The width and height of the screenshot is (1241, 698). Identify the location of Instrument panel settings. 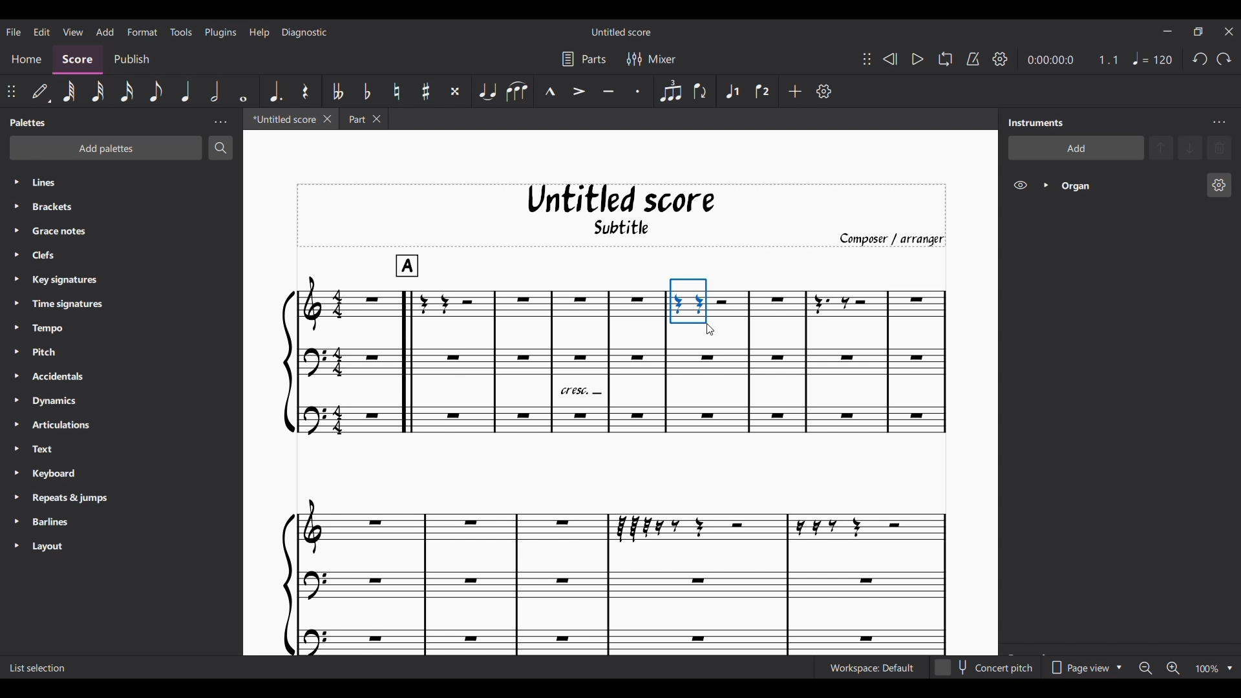
(1219, 123).